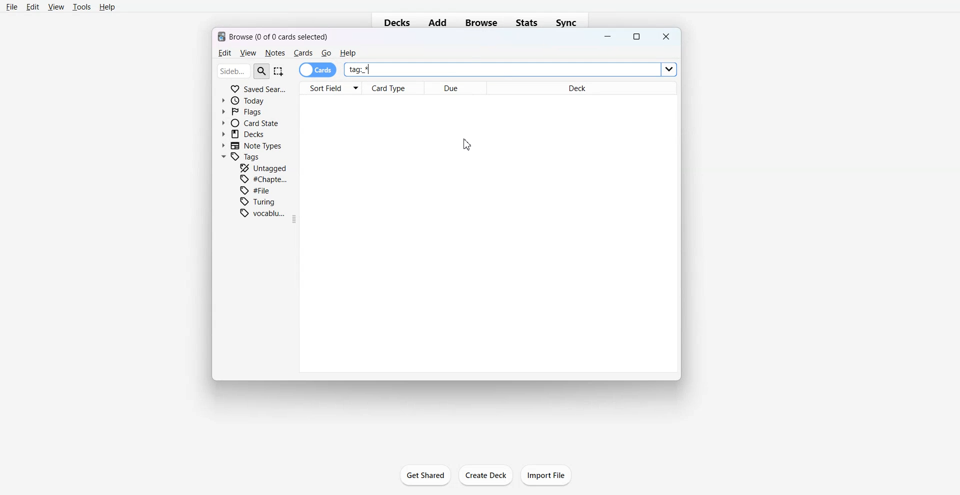 The height and width of the screenshot is (495, 960). Describe the element at coordinates (296, 219) in the screenshot. I see `Drag Handle` at that location.